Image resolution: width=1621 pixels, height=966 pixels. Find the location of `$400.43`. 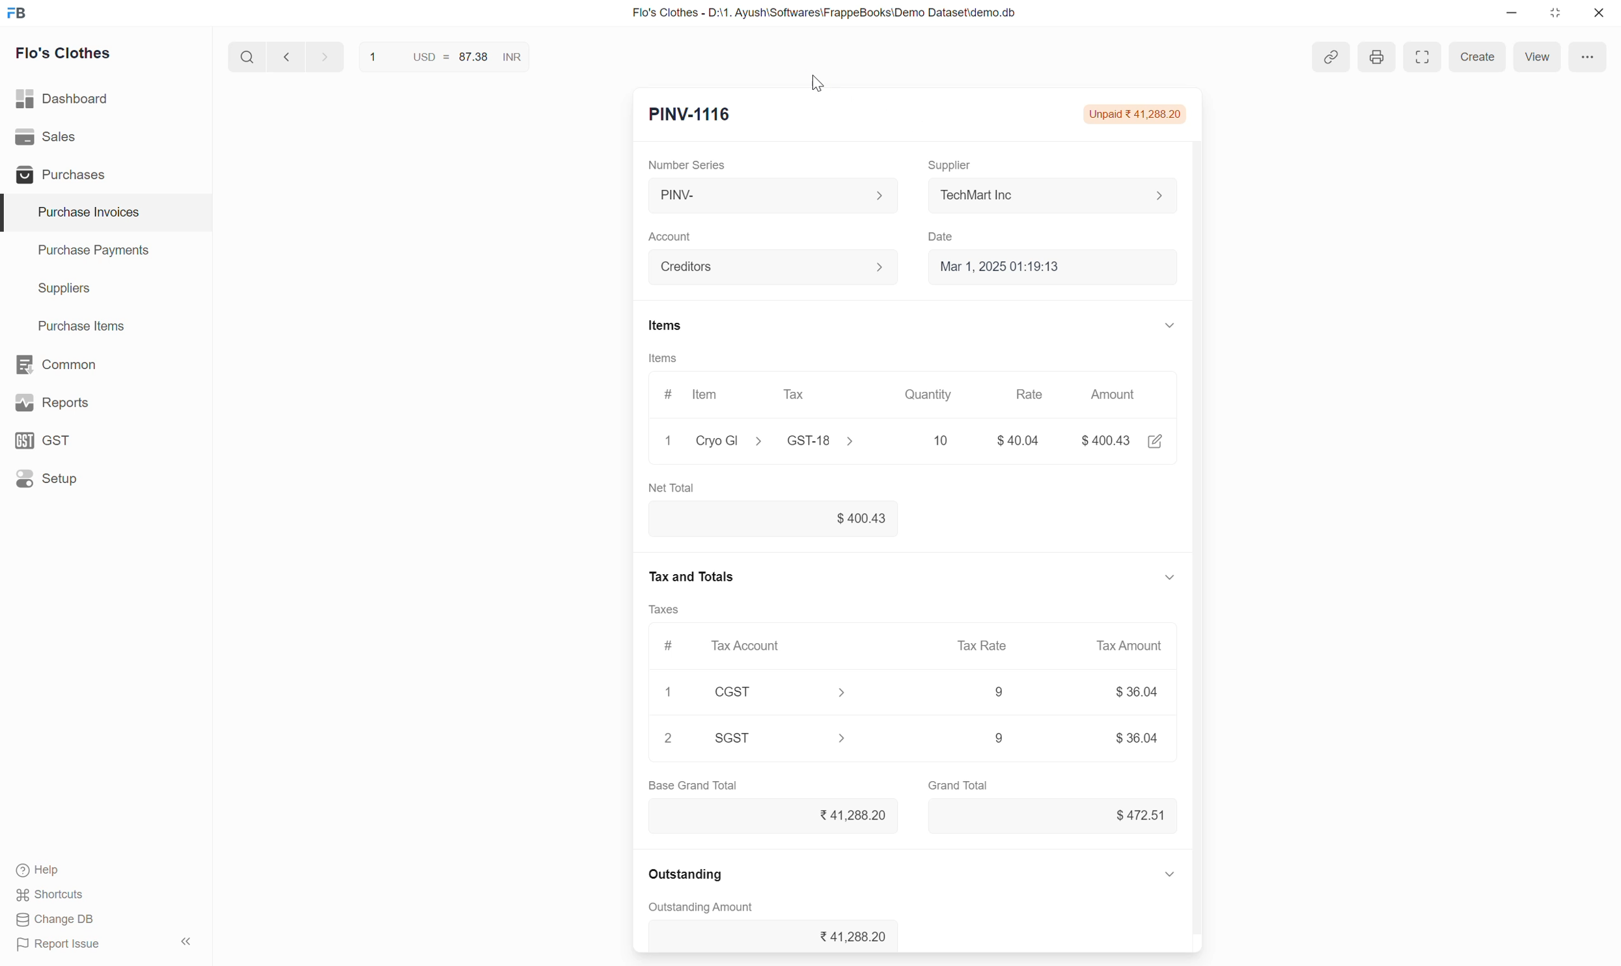

$400.43 is located at coordinates (1108, 439).